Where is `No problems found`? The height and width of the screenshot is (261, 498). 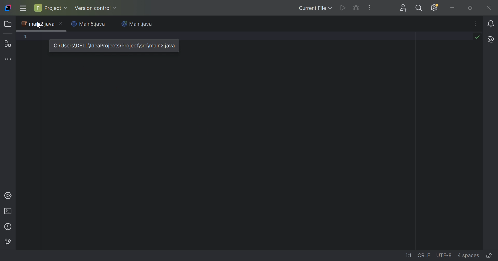
No problems found is located at coordinates (477, 37).